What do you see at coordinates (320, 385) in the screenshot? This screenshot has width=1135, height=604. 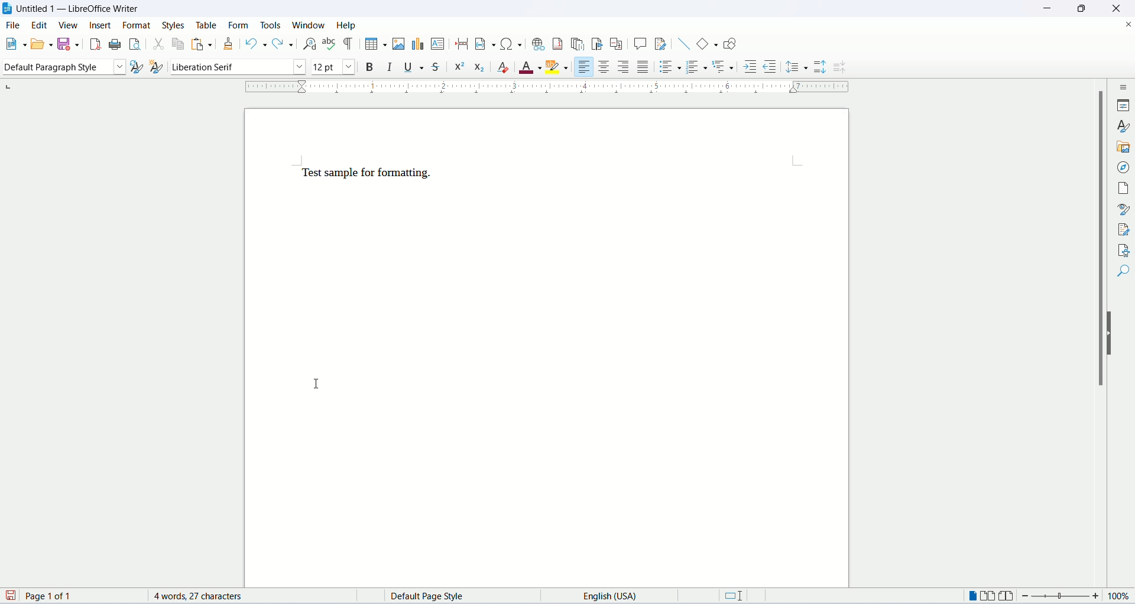 I see `cursor` at bounding box center [320, 385].